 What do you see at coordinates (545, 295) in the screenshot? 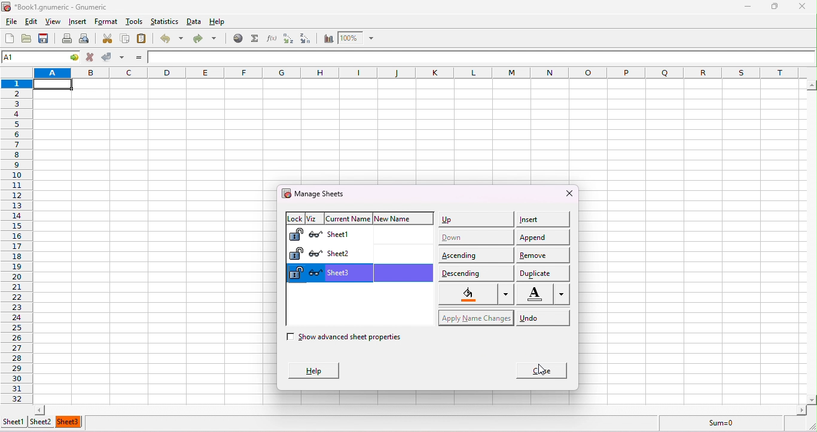
I see `Font color` at bounding box center [545, 295].